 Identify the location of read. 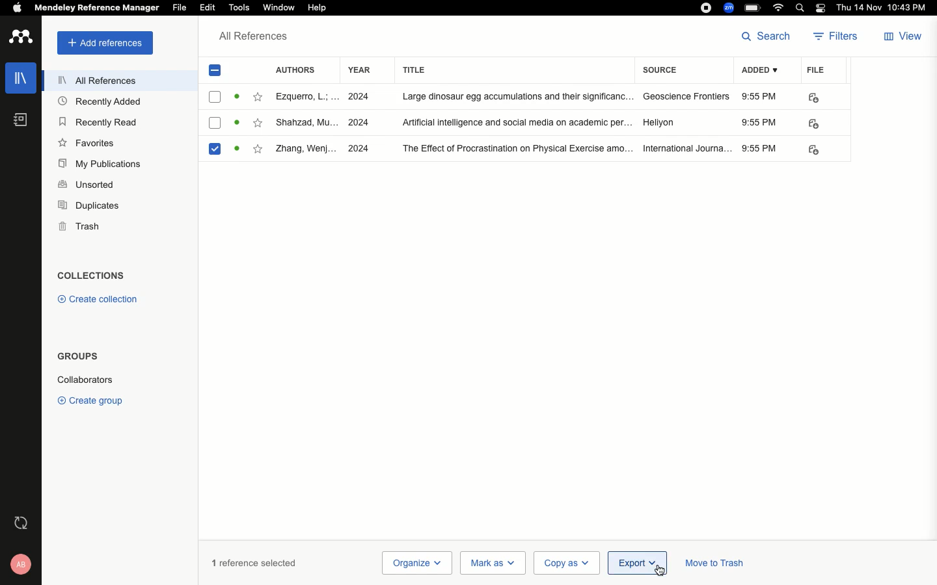
(237, 124).